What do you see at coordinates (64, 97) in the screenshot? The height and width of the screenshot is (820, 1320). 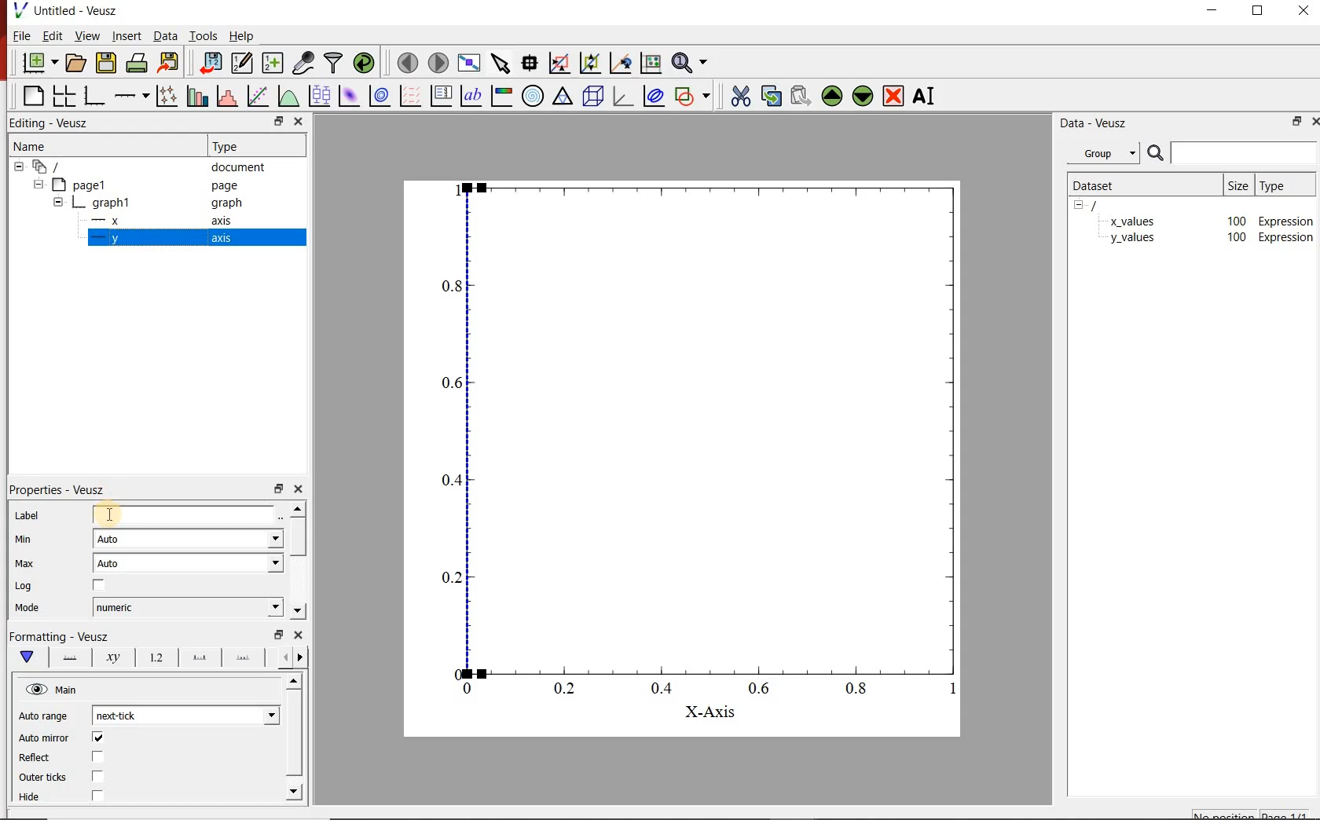 I see `arrange graphs in a grid` at bounding box center [64, 97].